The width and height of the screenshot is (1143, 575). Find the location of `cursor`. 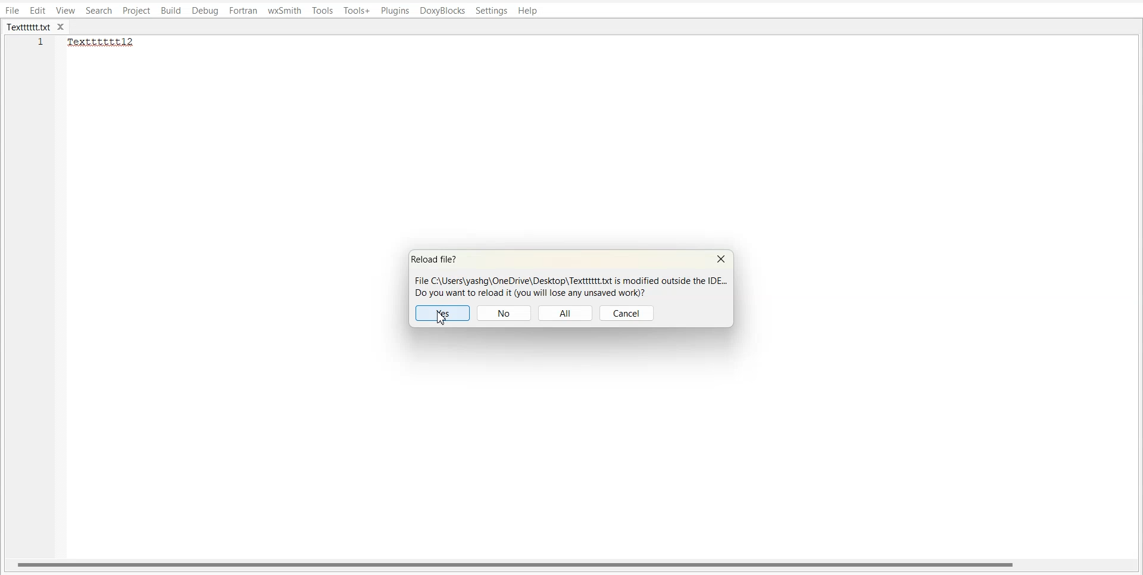

cursor is located at coordinates (446, 319).